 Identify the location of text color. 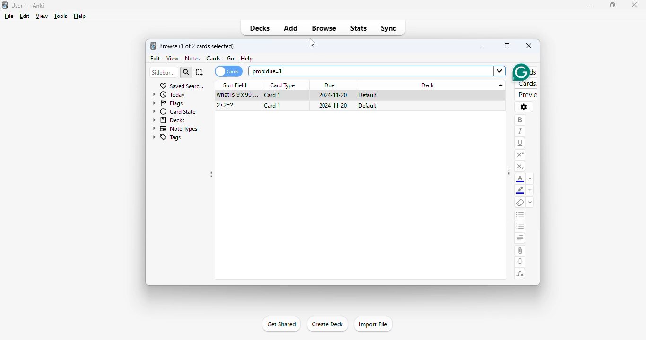
(520, 179).